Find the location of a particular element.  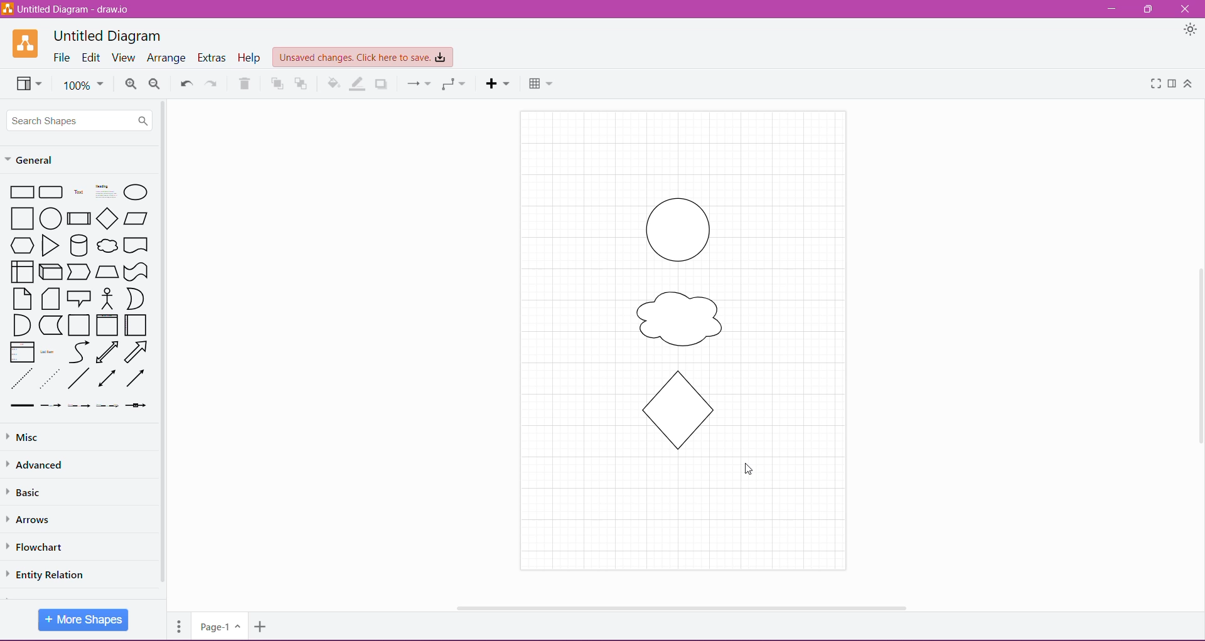

Redo is located at coordinates (212, 83).